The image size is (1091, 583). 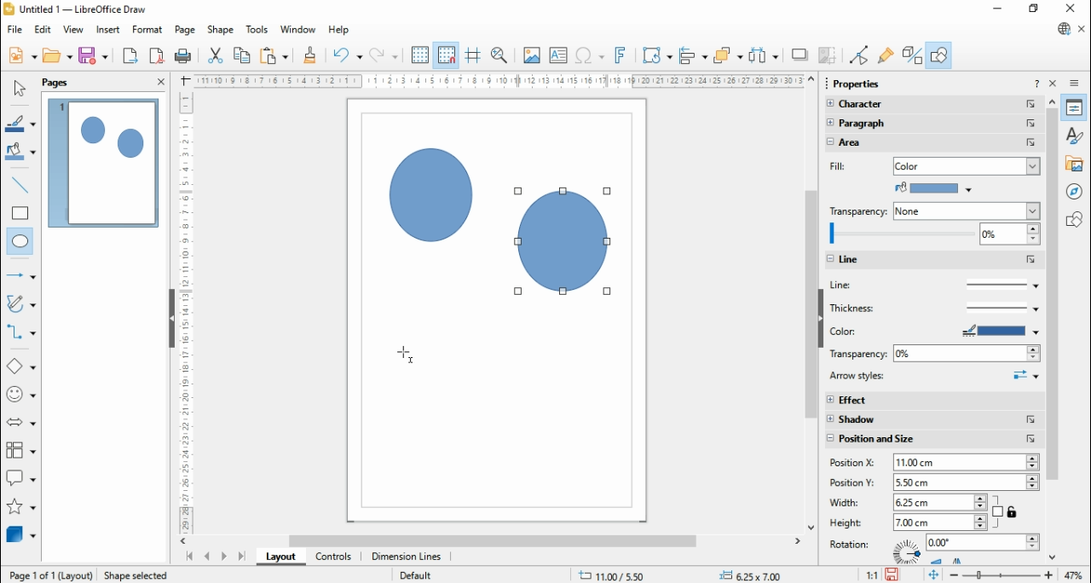 I want to click on transperency, so click(x=857, y=355).